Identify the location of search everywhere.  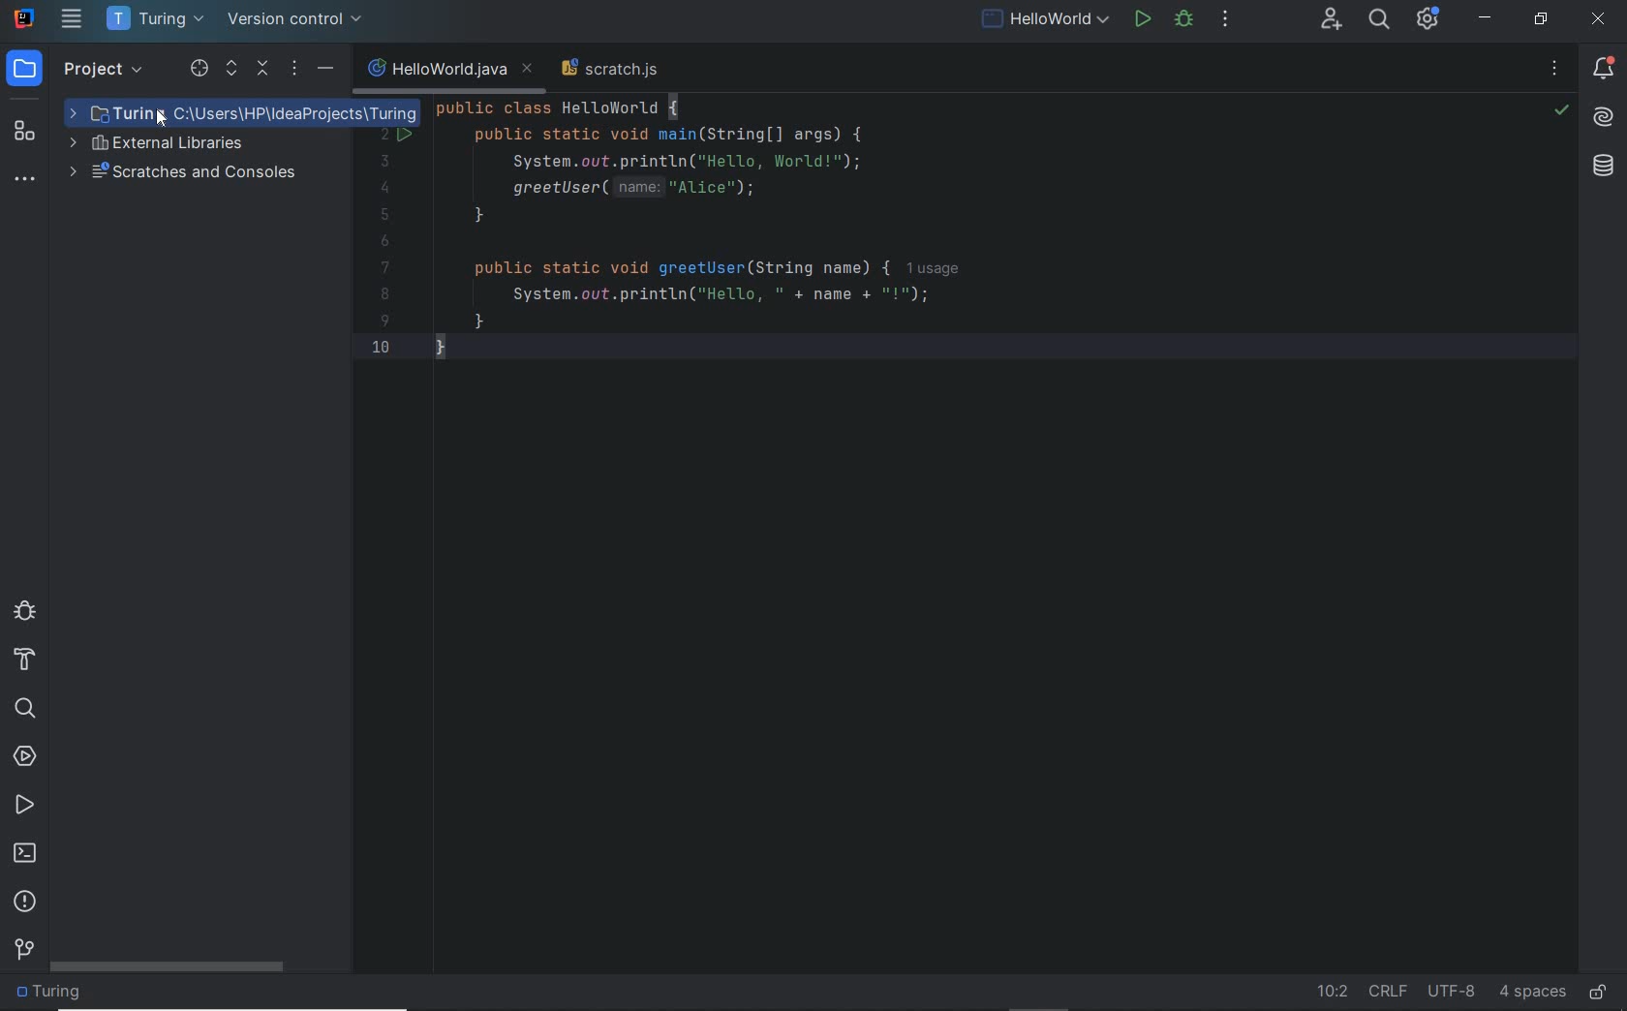
(1378, 21).